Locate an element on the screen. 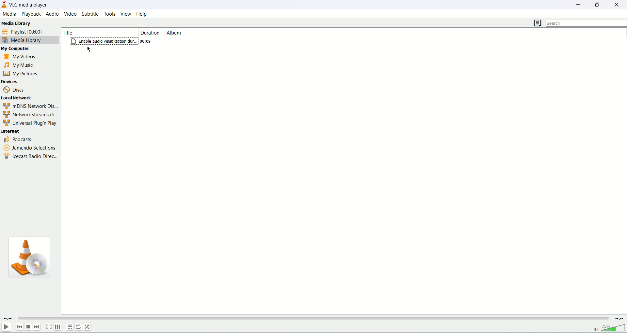  duration is located at coordinates (151, 32).